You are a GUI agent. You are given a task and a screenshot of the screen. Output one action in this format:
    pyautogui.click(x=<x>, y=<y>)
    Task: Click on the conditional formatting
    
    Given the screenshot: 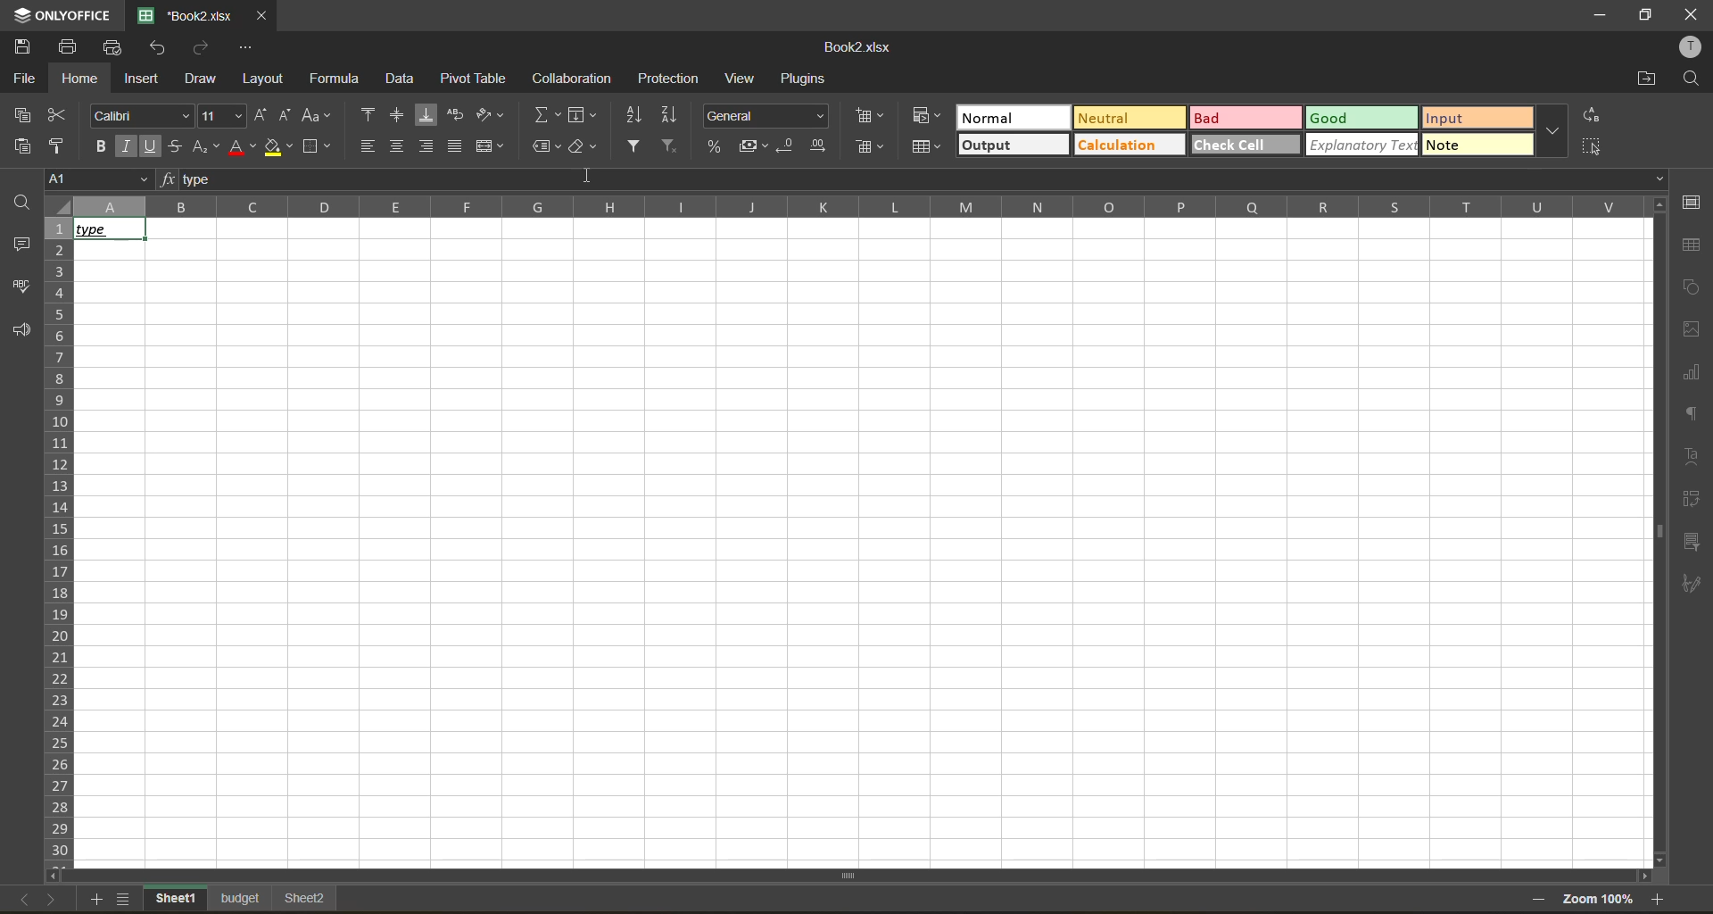 What is the action you would take?
    pyautogui.click(x=926, y=115)
    